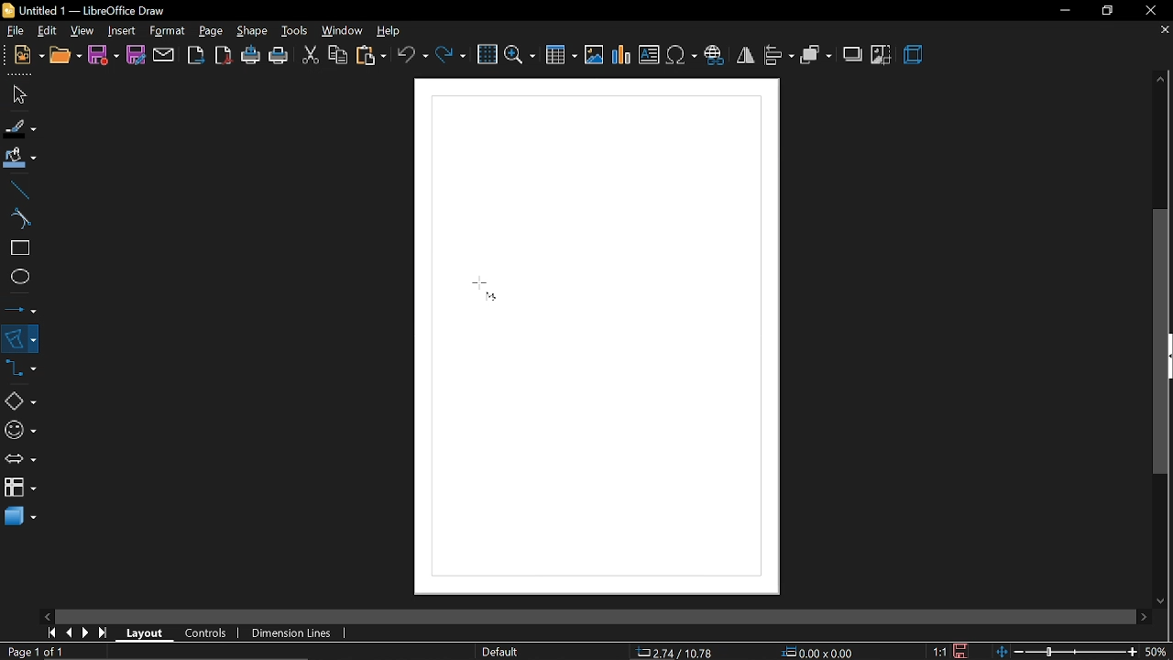  I want to click on minimize, so click(1065, 11).